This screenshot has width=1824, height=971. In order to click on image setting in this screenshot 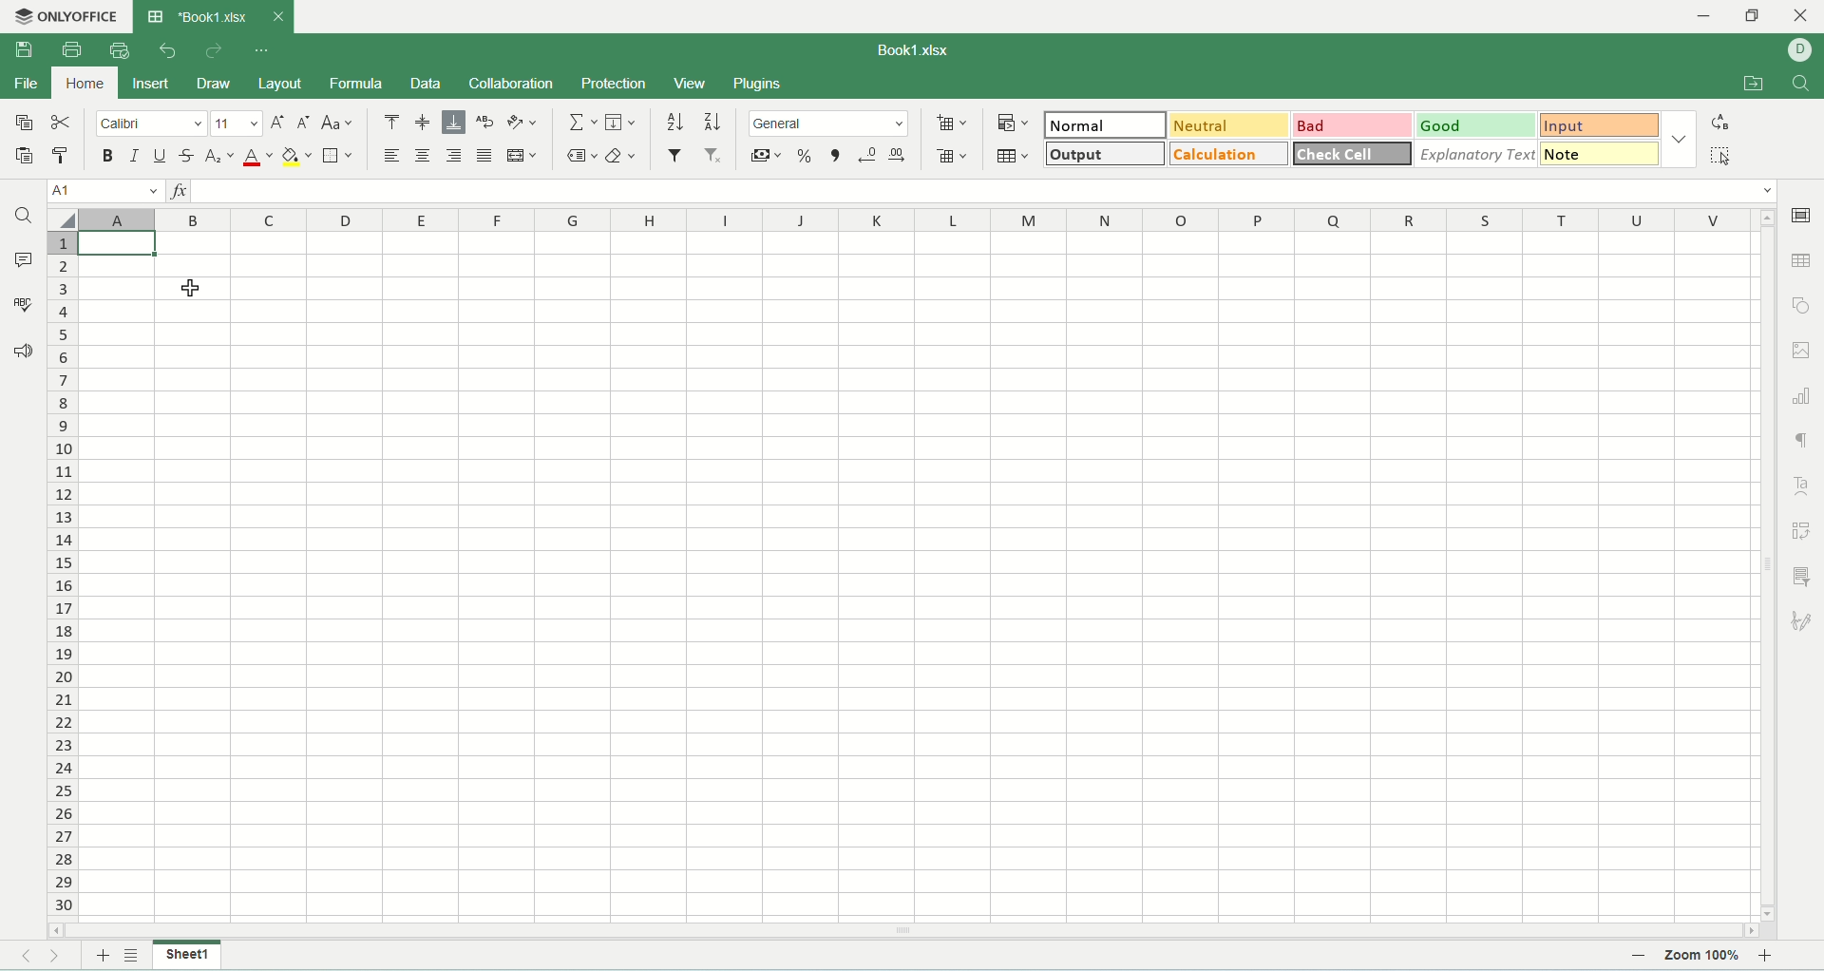, I will do `click(1803, 348)`.